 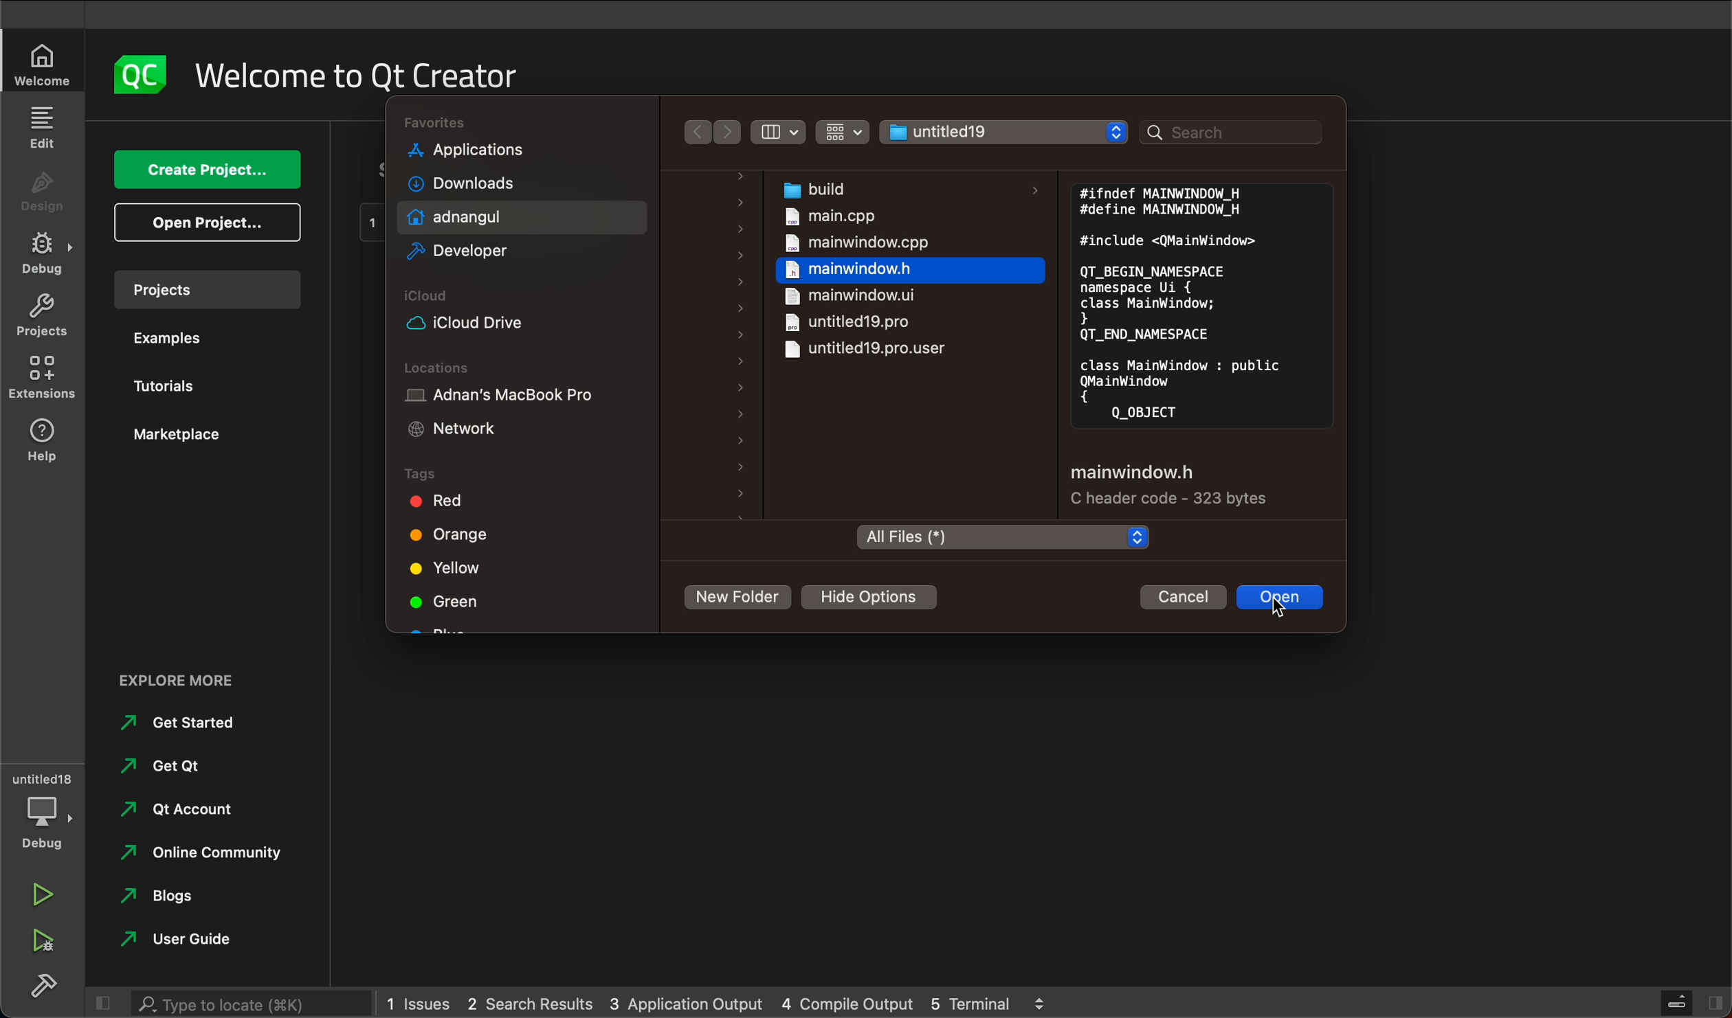 What do you see at coordinates (197, 224) in the screenshot?
I see `open` at bounding box center [197, 224].